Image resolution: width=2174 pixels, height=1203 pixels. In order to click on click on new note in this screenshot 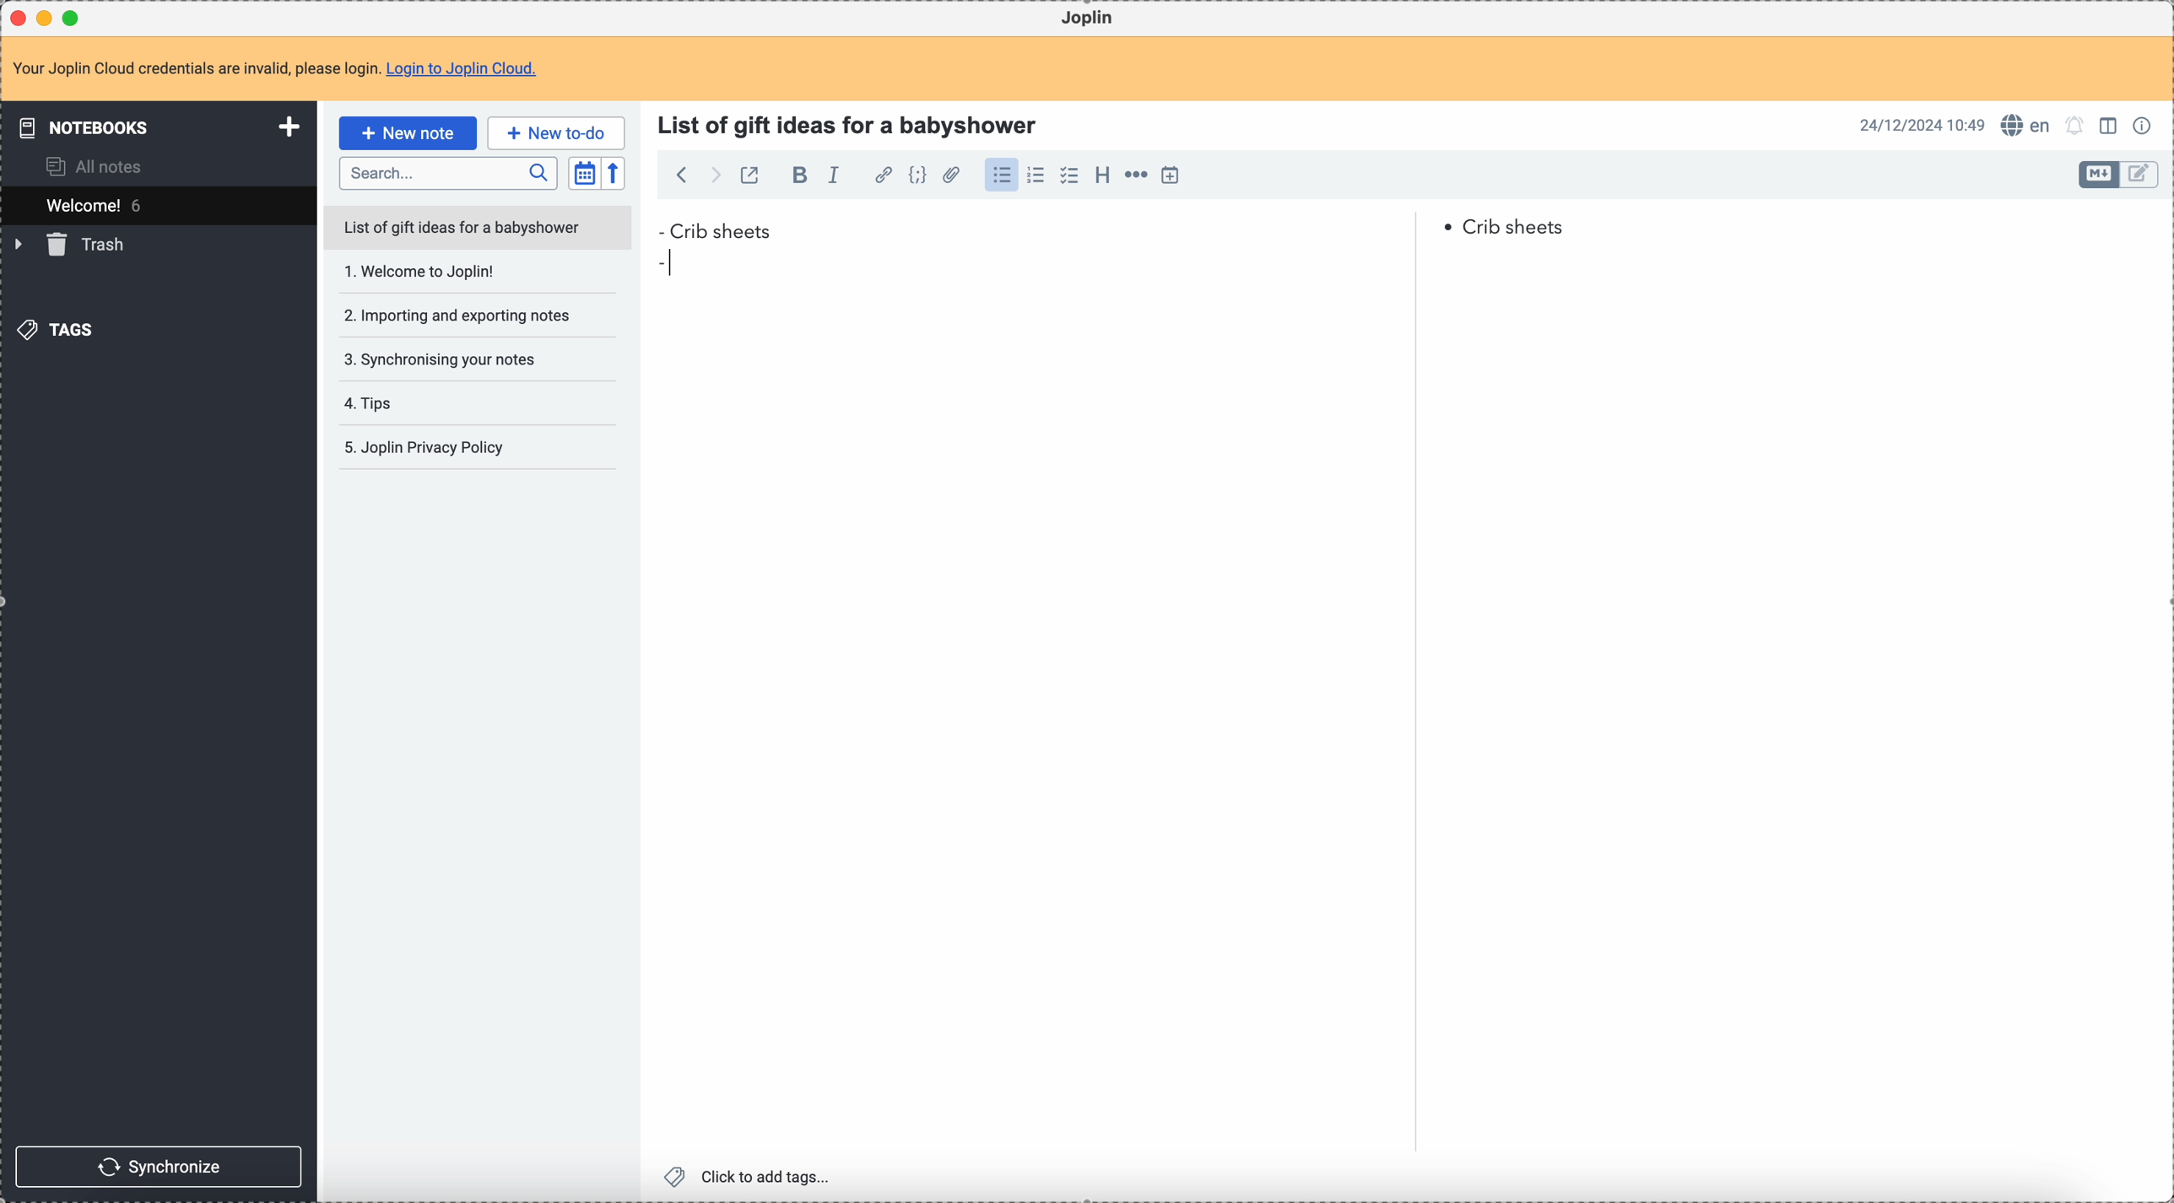, I will do `click(407, 133)`.